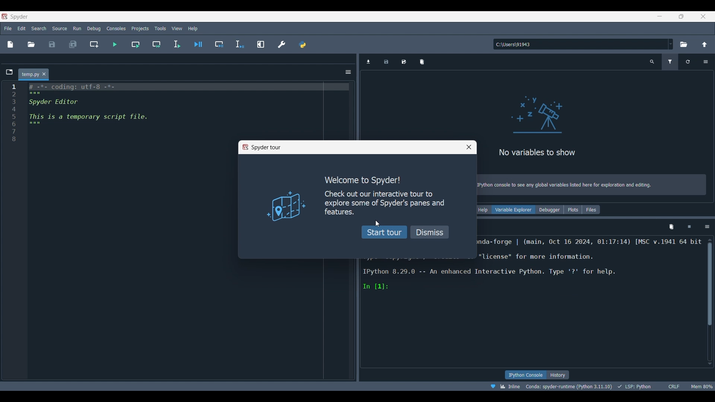 The height and width of the screenshot is (402, 715). Describe the element at coordinates (385, 62) in the screenshot. I see `save` at that location.